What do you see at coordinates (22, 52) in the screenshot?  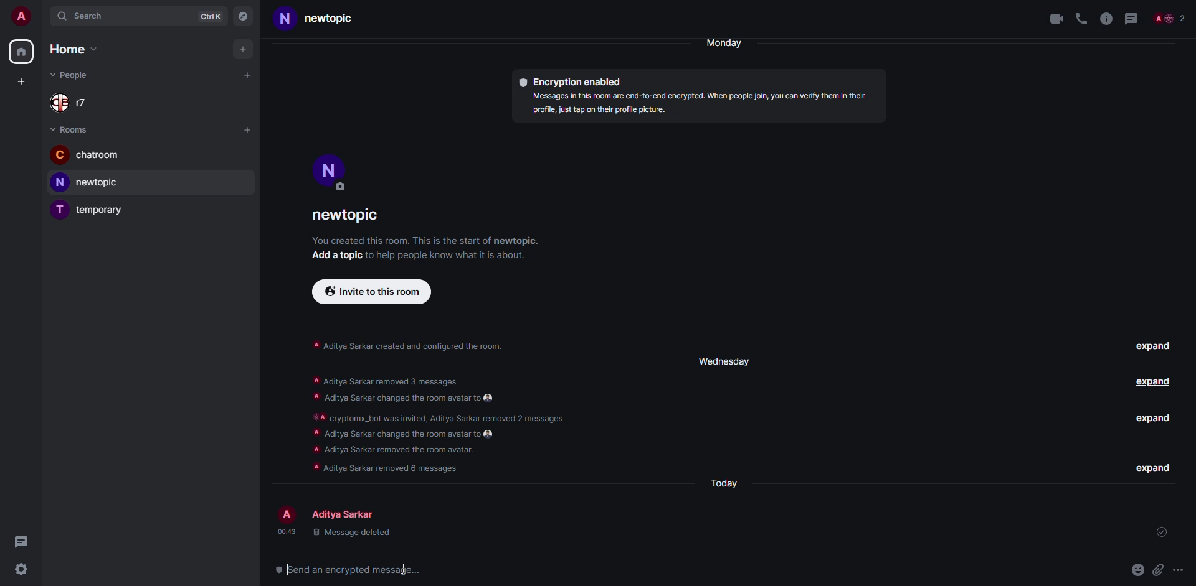 I see `home` at bounding box center [22, 52].